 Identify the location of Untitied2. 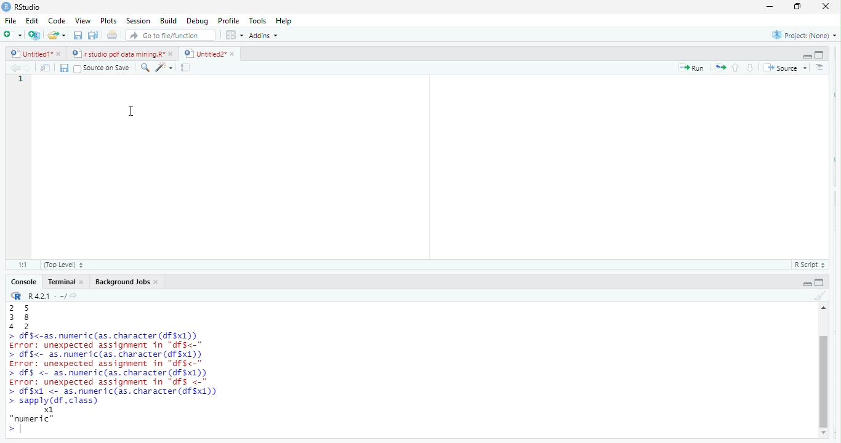
(203, 55).